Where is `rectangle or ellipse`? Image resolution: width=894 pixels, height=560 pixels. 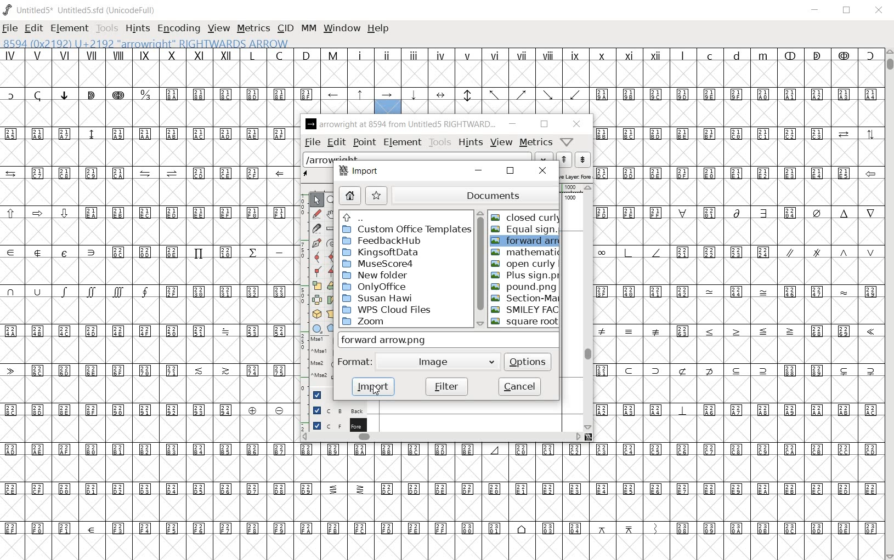
rectangle or ellipse is located at coordinates (317, 328).